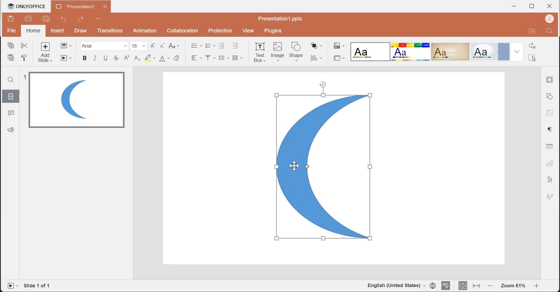 Image resolution: width=560 pixels, height=292 pixels. I want to click on Zoom 61%, so click(513, 286).